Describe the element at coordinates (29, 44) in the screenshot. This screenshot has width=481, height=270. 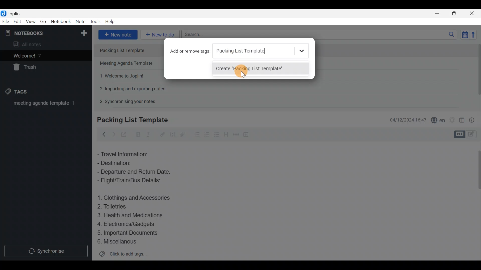
I see `All notes` at that location.